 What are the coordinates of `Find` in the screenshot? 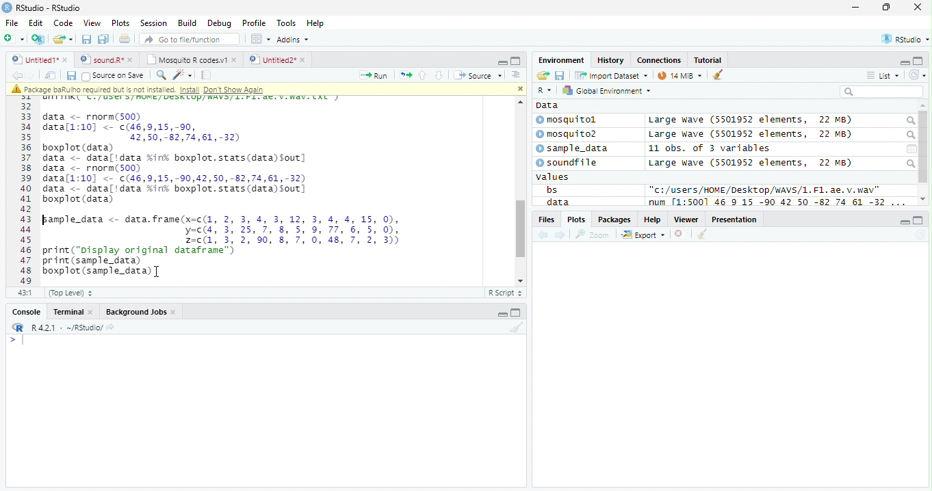 It's located at (161, 75).